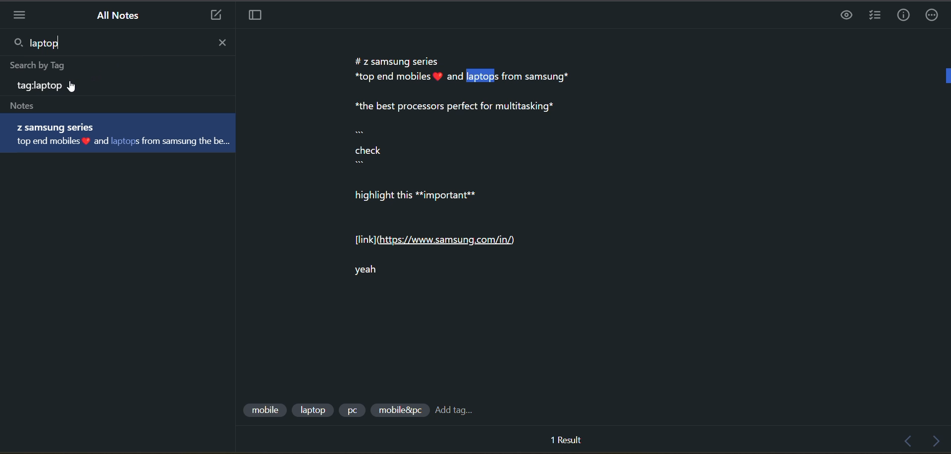 This screenshot has height=454, width=951. What do you see at coordinates (60, 128) in the screenshot?
I see `Z samsung series` at bounding box center [60, 128].